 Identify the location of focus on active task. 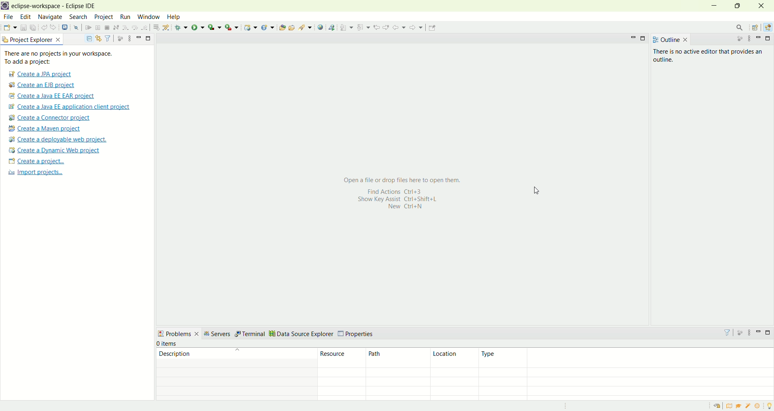
(739, 38).